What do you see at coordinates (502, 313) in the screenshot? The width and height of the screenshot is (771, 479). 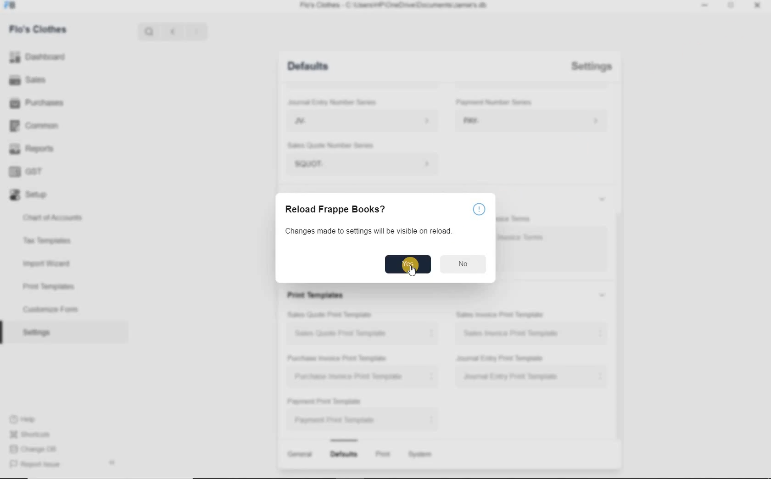 I see `Sales Invoice Print Template` at bounding box center [502, 313].